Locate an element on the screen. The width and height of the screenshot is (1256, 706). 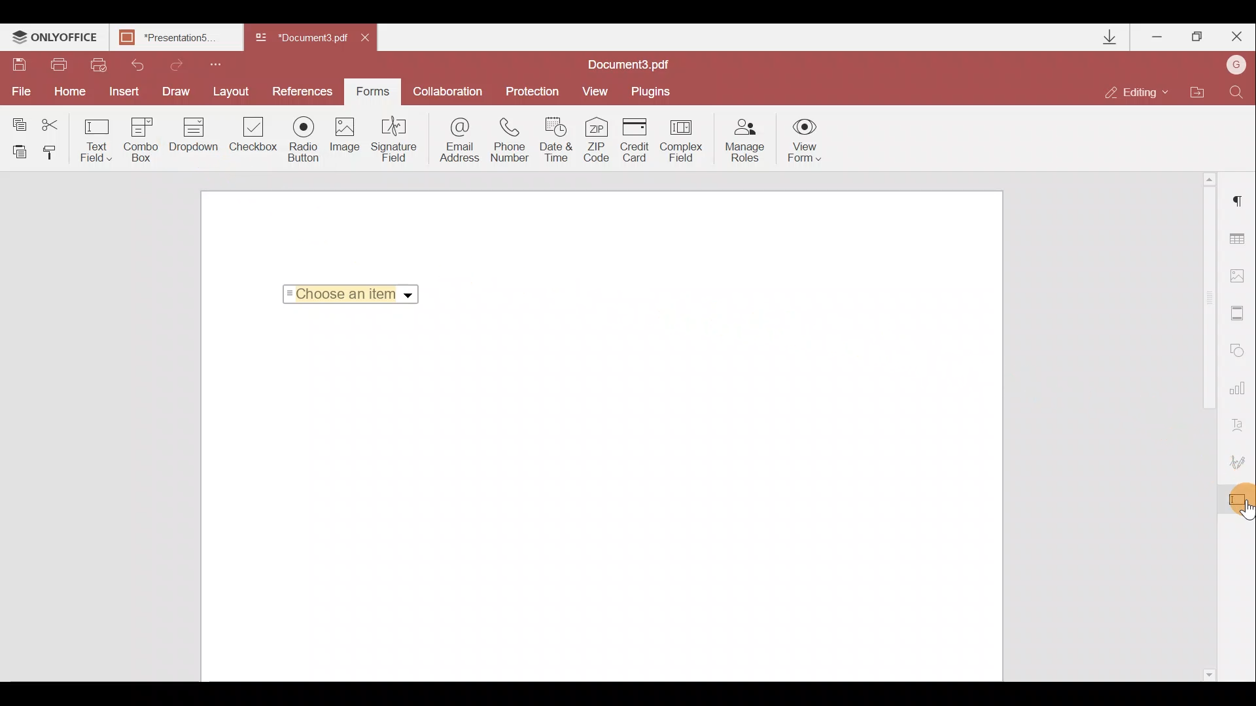
Scroll bar is located at coordinates (1205, 427).